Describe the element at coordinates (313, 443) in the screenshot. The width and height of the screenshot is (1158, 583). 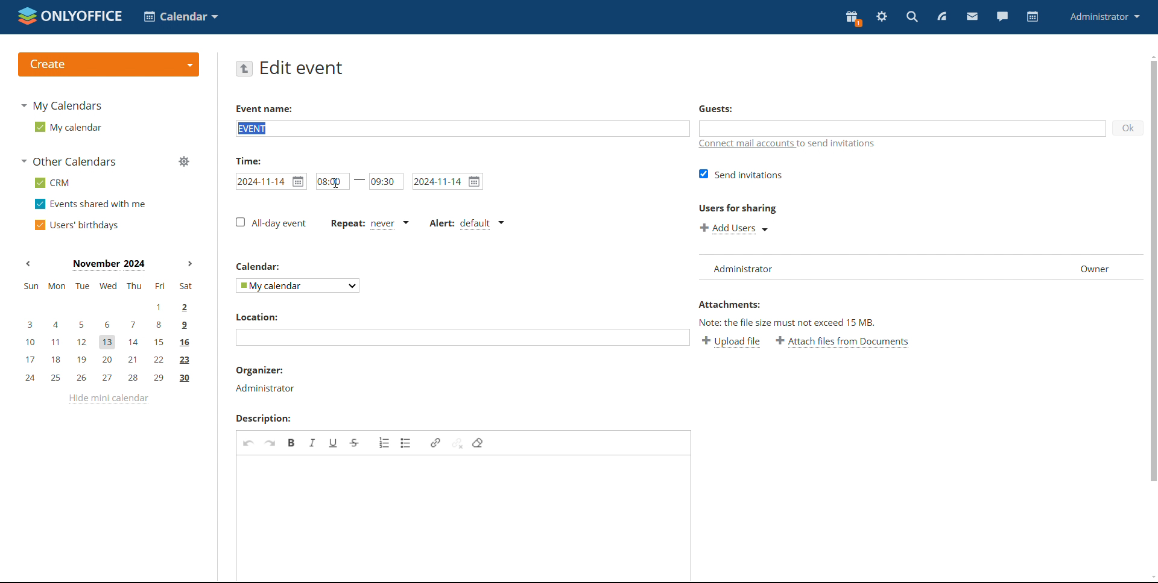
I see `italic` at that location.